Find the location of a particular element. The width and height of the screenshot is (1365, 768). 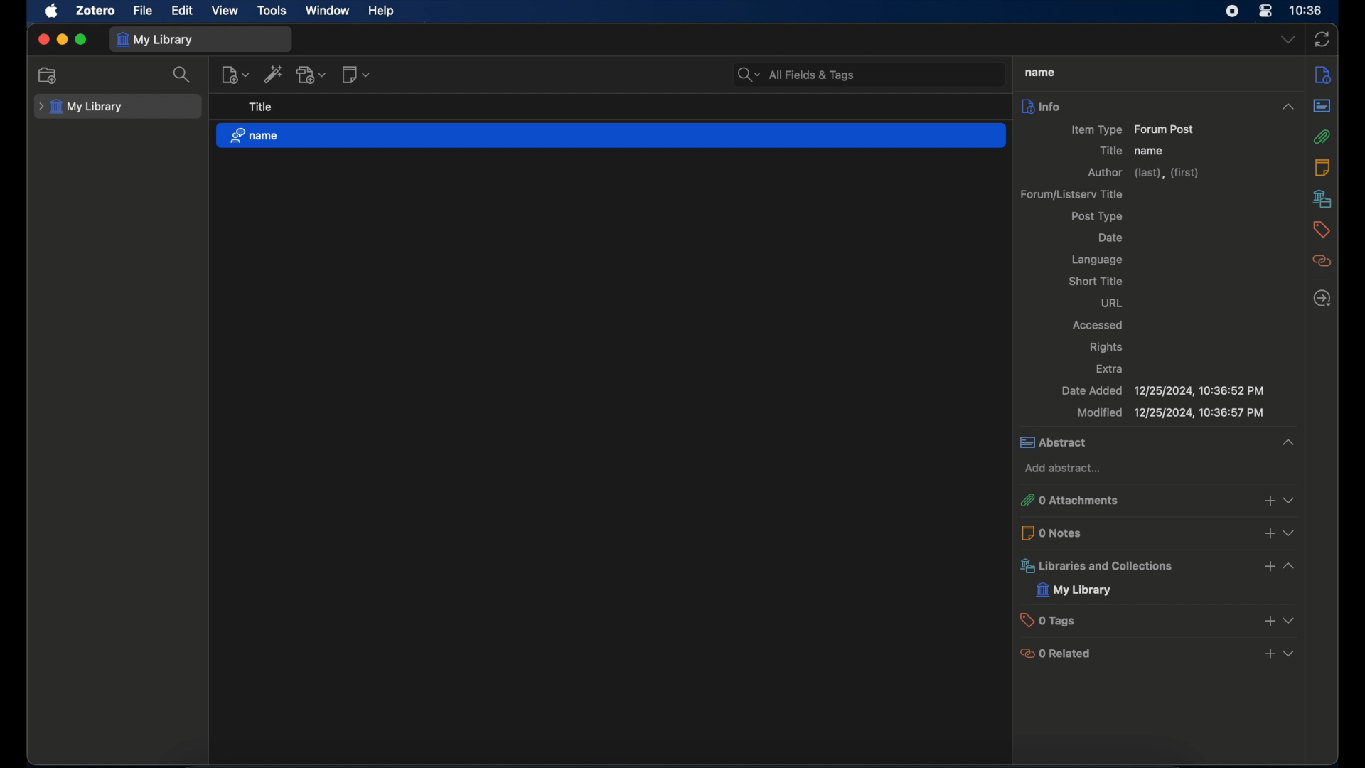

rights is located at coordinates (1106, 348).